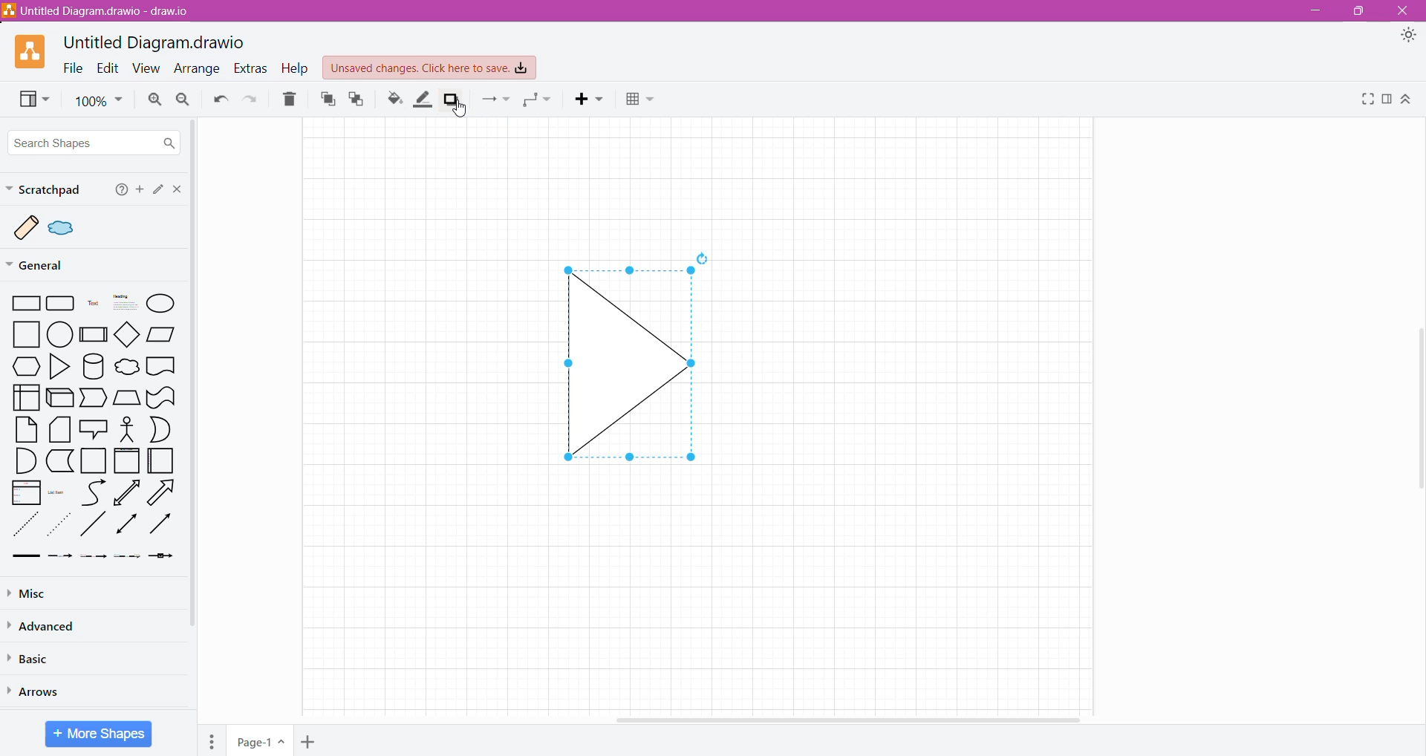 The height and width of the screenshot is (756, 1426). Describe the element at coordinates (98, 102) in the screenshot. I see `100%` at that location.